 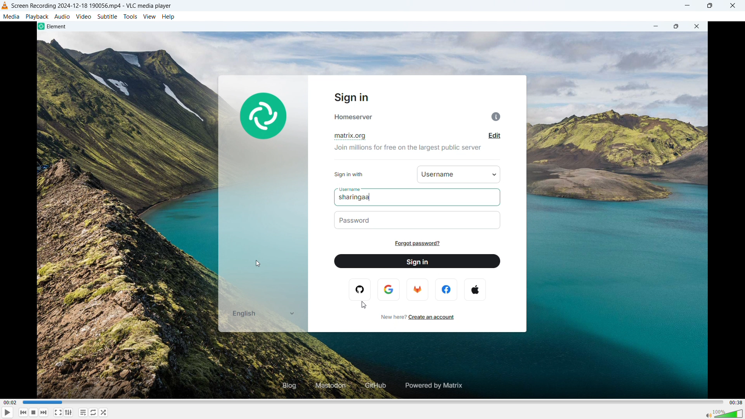 What do you see at coordinates (83, 16) in the screenshot?
I see `video` at bounding box center [83, 16].